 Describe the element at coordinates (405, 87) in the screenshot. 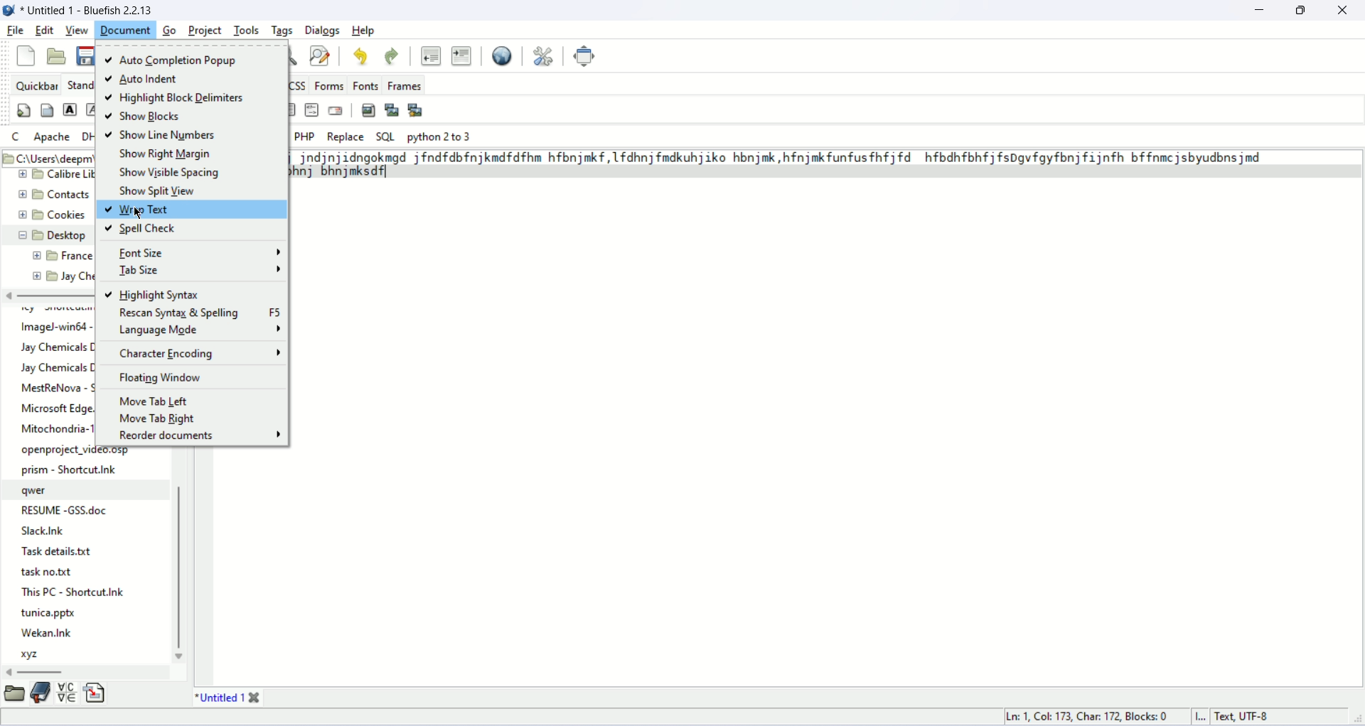

I see `frames` at that location.